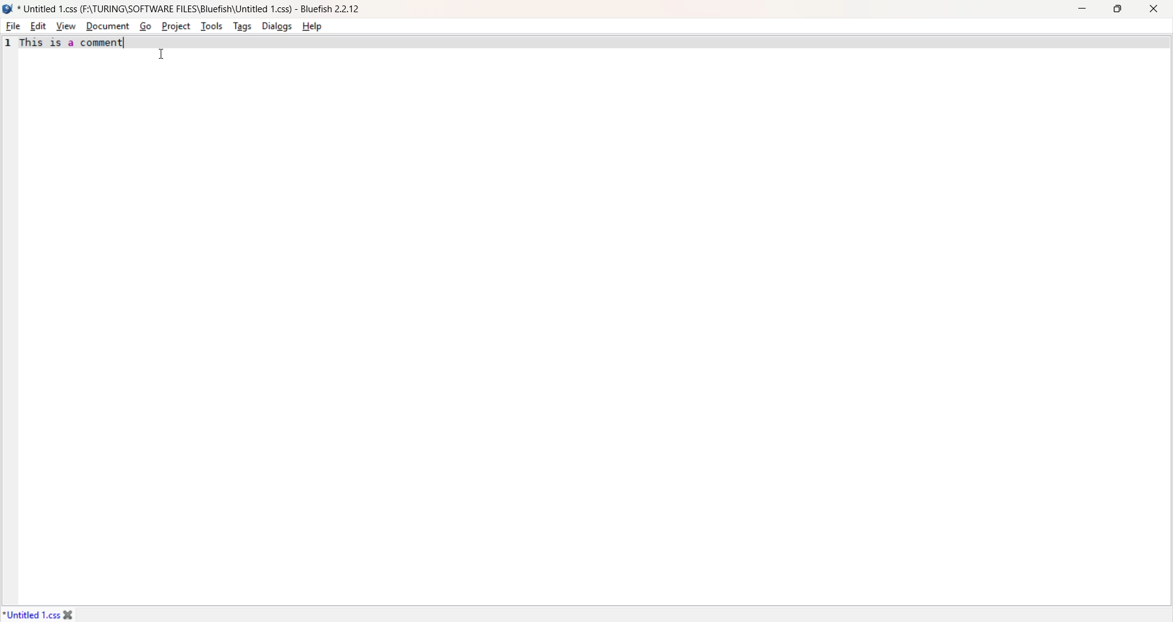 The width and height of the screenshot is (1173, 622). Describe the element at coordinates (320, 25) in the screenshot. I see `Help` at that location.